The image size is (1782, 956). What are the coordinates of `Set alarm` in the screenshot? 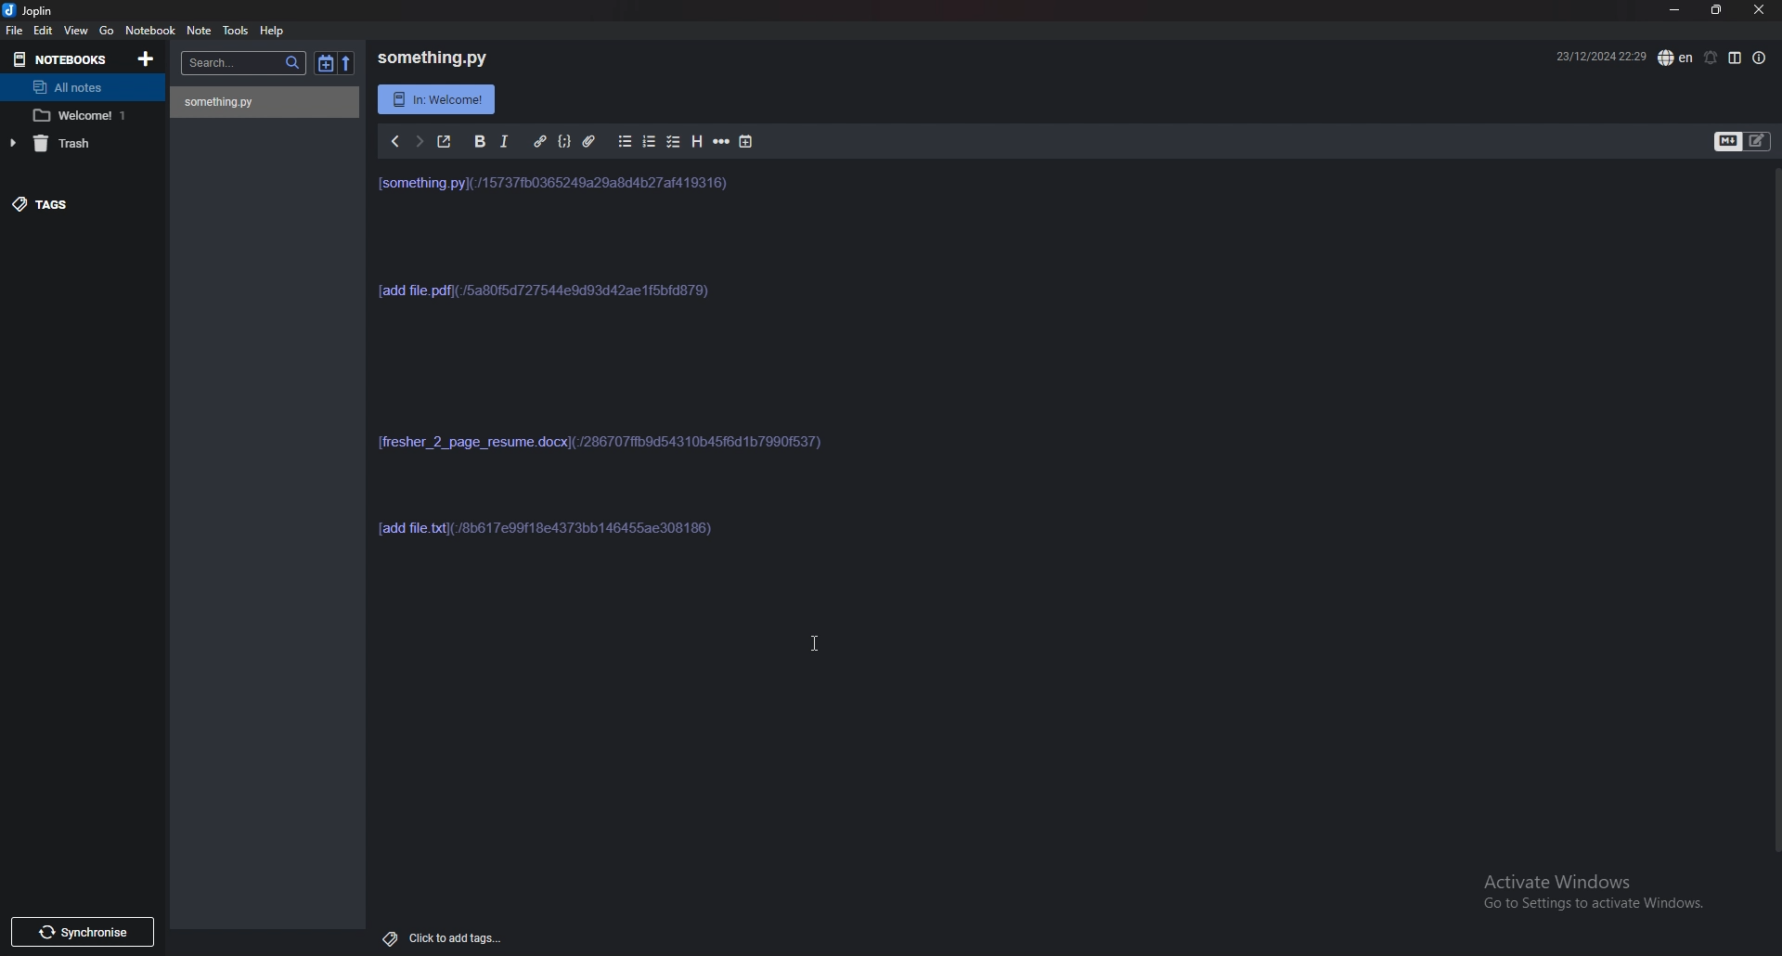 It's located at (1711, 58).